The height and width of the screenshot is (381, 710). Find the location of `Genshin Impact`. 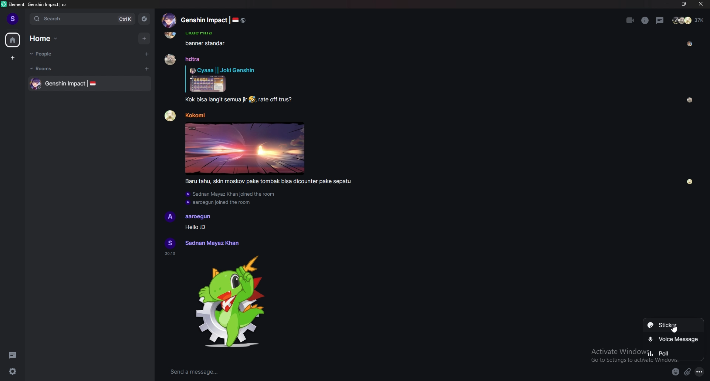

Genshin Impact is located at coordinates (65, 84).